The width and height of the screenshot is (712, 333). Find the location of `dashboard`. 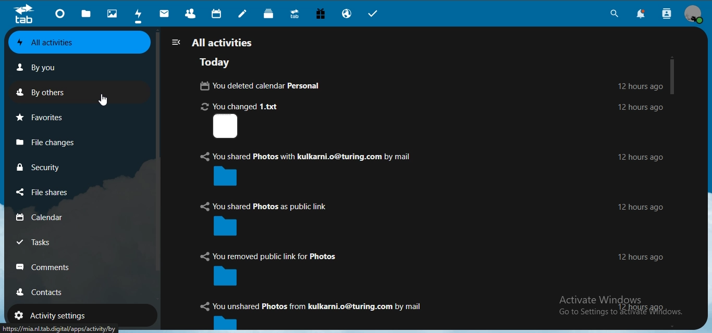

dashboard is located at coordinates (59, 12).